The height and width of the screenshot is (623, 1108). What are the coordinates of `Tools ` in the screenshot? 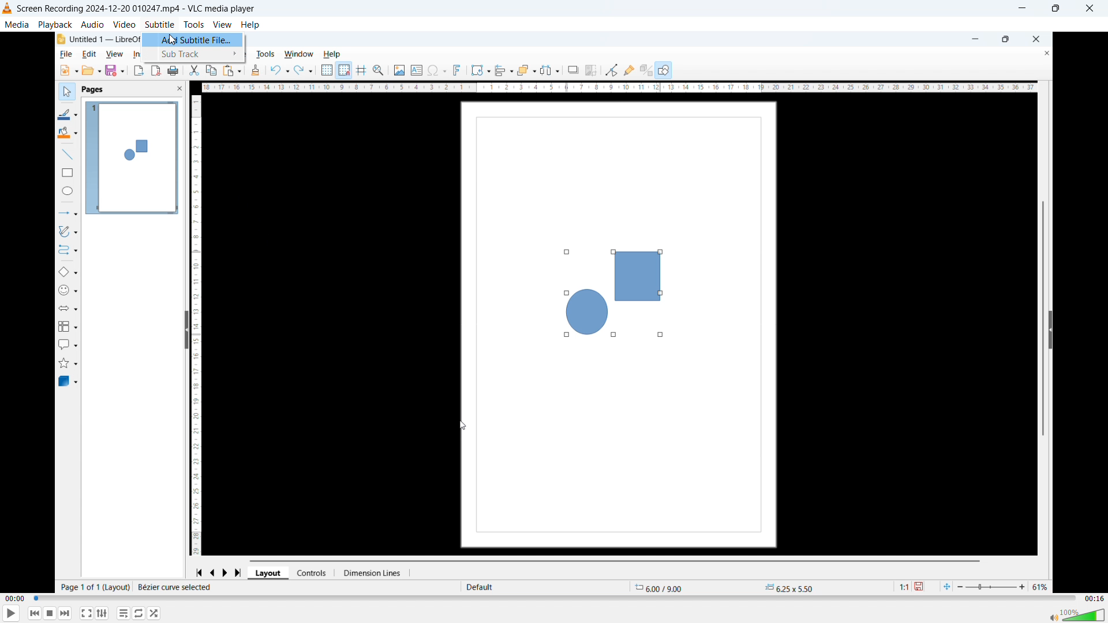 It's located at (194, 25).